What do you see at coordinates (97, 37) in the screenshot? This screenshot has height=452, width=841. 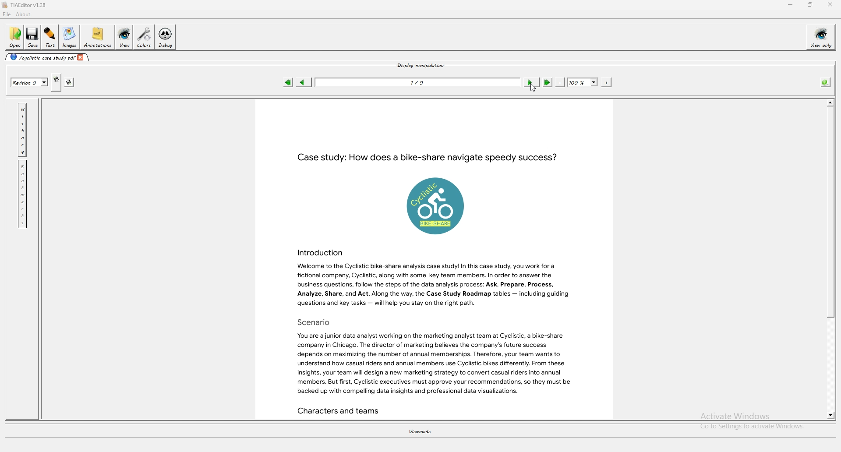 I see `annotations` at bounding box center [97, 37].